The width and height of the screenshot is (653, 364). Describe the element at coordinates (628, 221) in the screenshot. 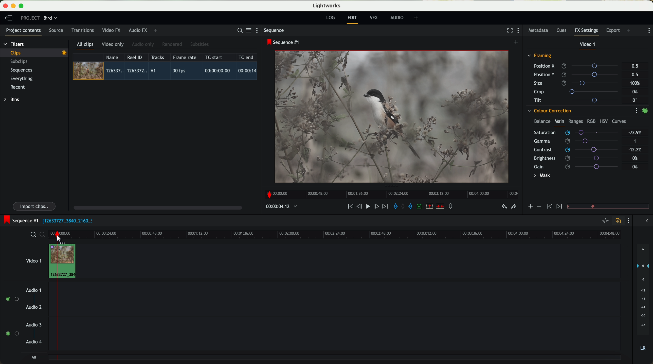

I see `show settings menu` at that location.